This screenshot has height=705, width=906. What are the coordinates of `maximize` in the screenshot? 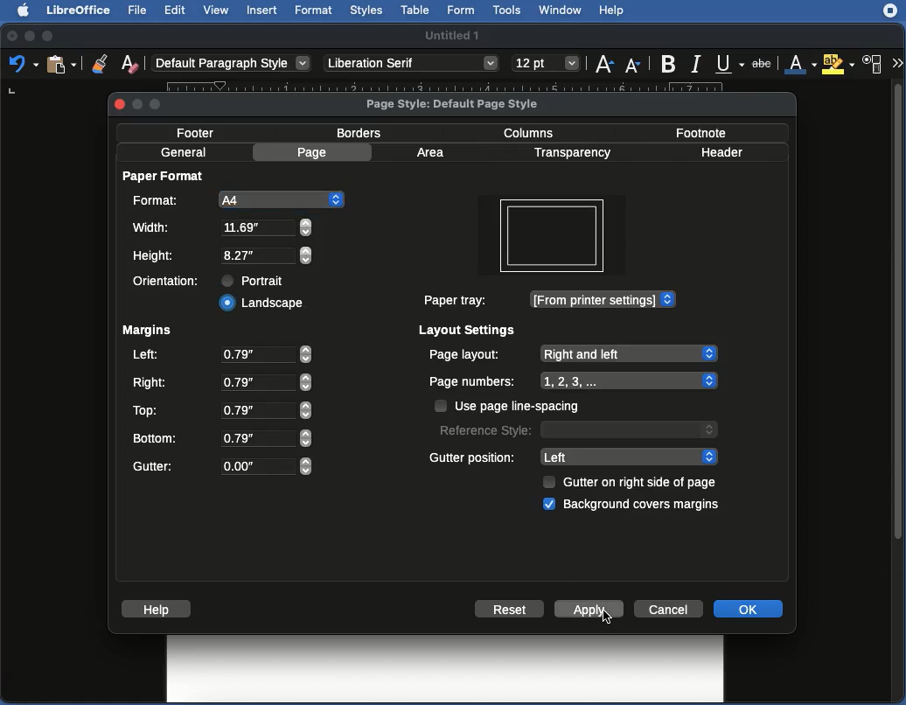 It's located at (159, 106).